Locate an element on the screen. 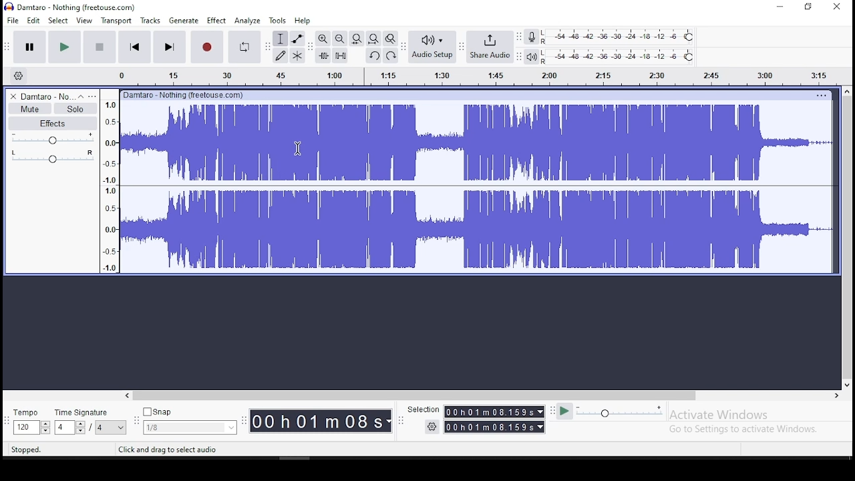   is located at coordinates (242, 422).